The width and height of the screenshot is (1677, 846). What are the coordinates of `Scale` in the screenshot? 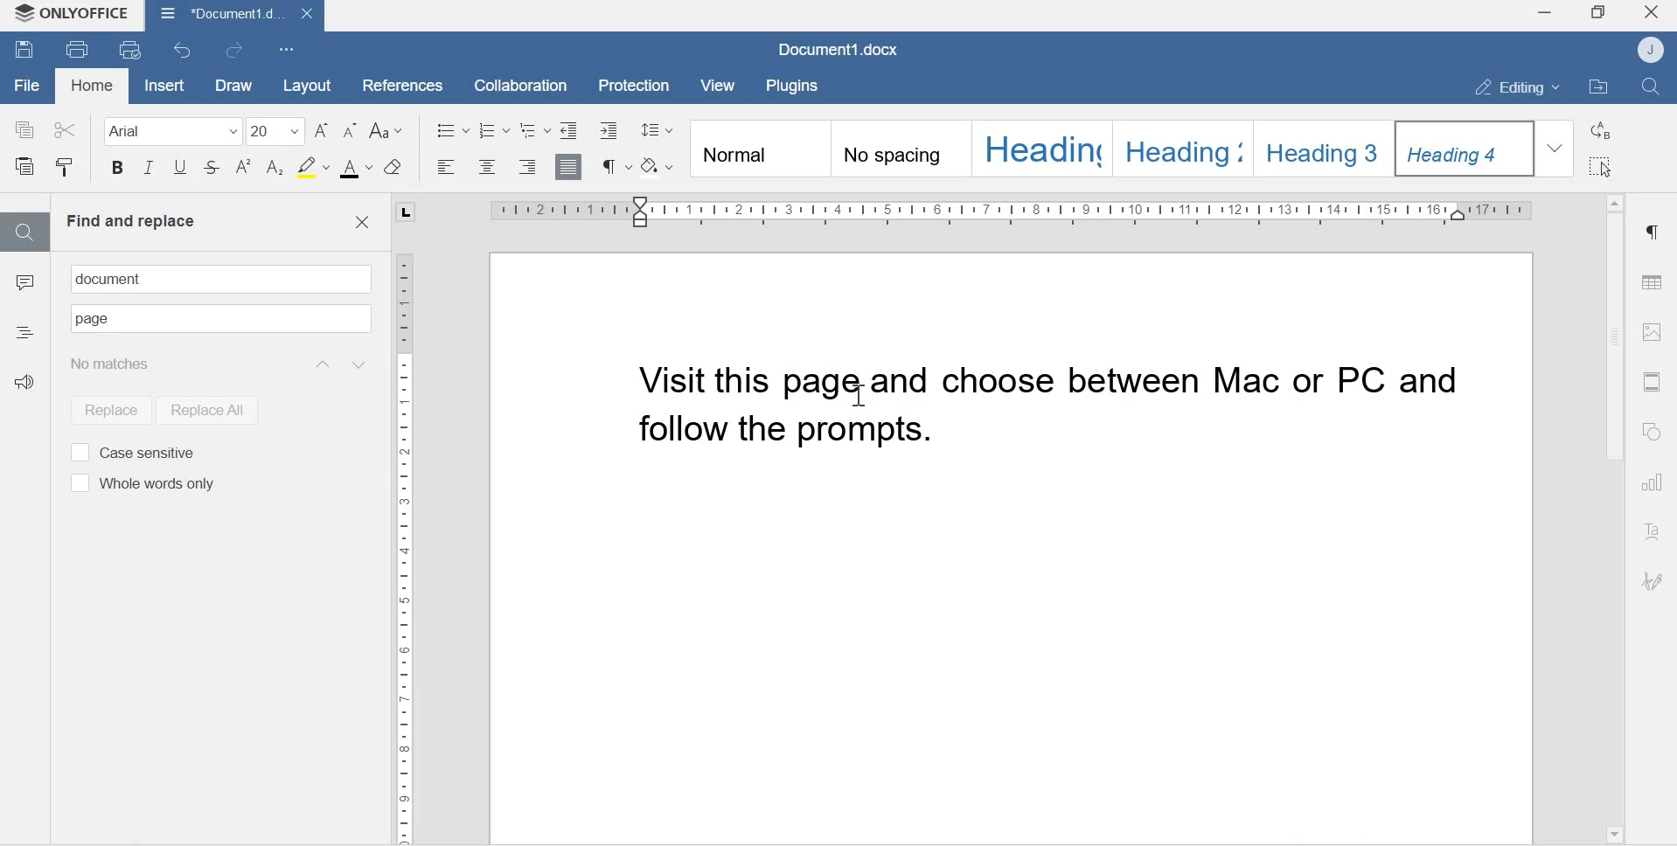 It's located at (1011, 211).